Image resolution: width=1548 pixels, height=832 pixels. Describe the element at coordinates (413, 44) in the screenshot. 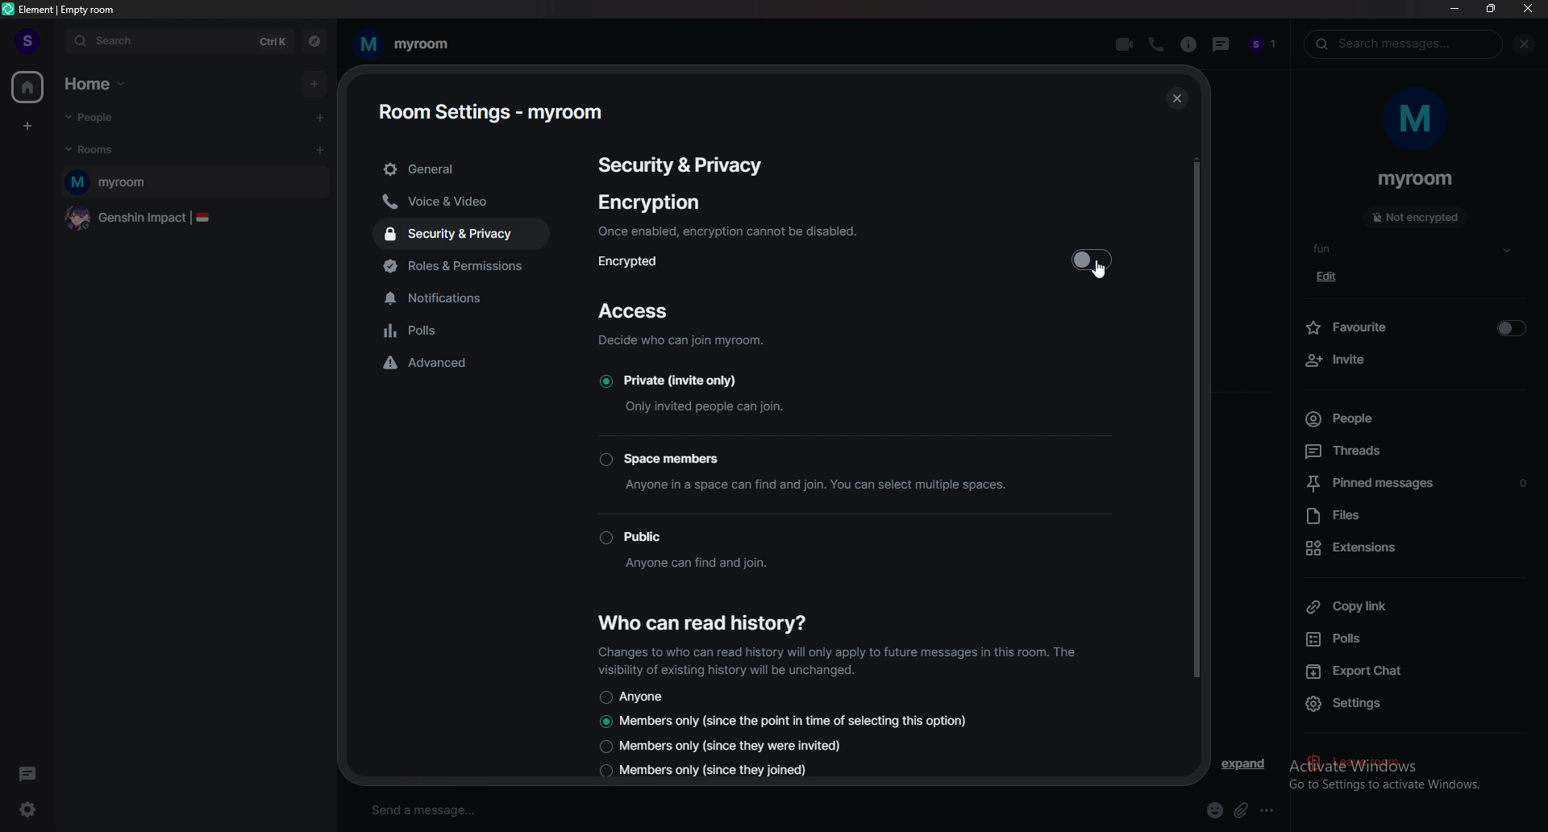

I see `my room` at that location.